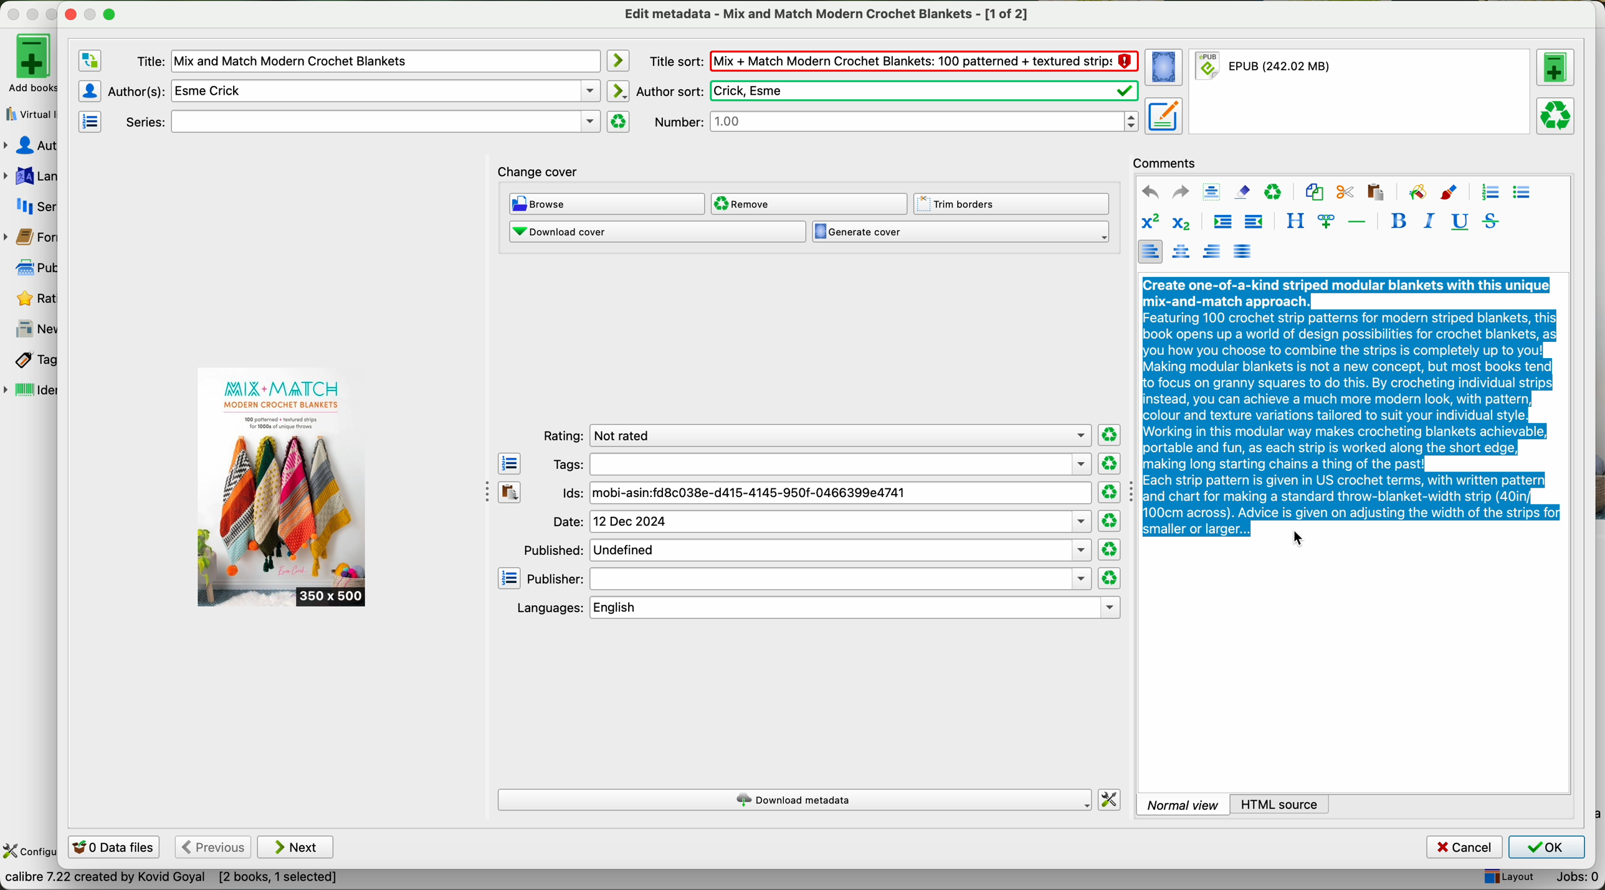 Image resolution: width=1605 pixels, height=890 pixels. I want to click on copy, so click(1314, 192).